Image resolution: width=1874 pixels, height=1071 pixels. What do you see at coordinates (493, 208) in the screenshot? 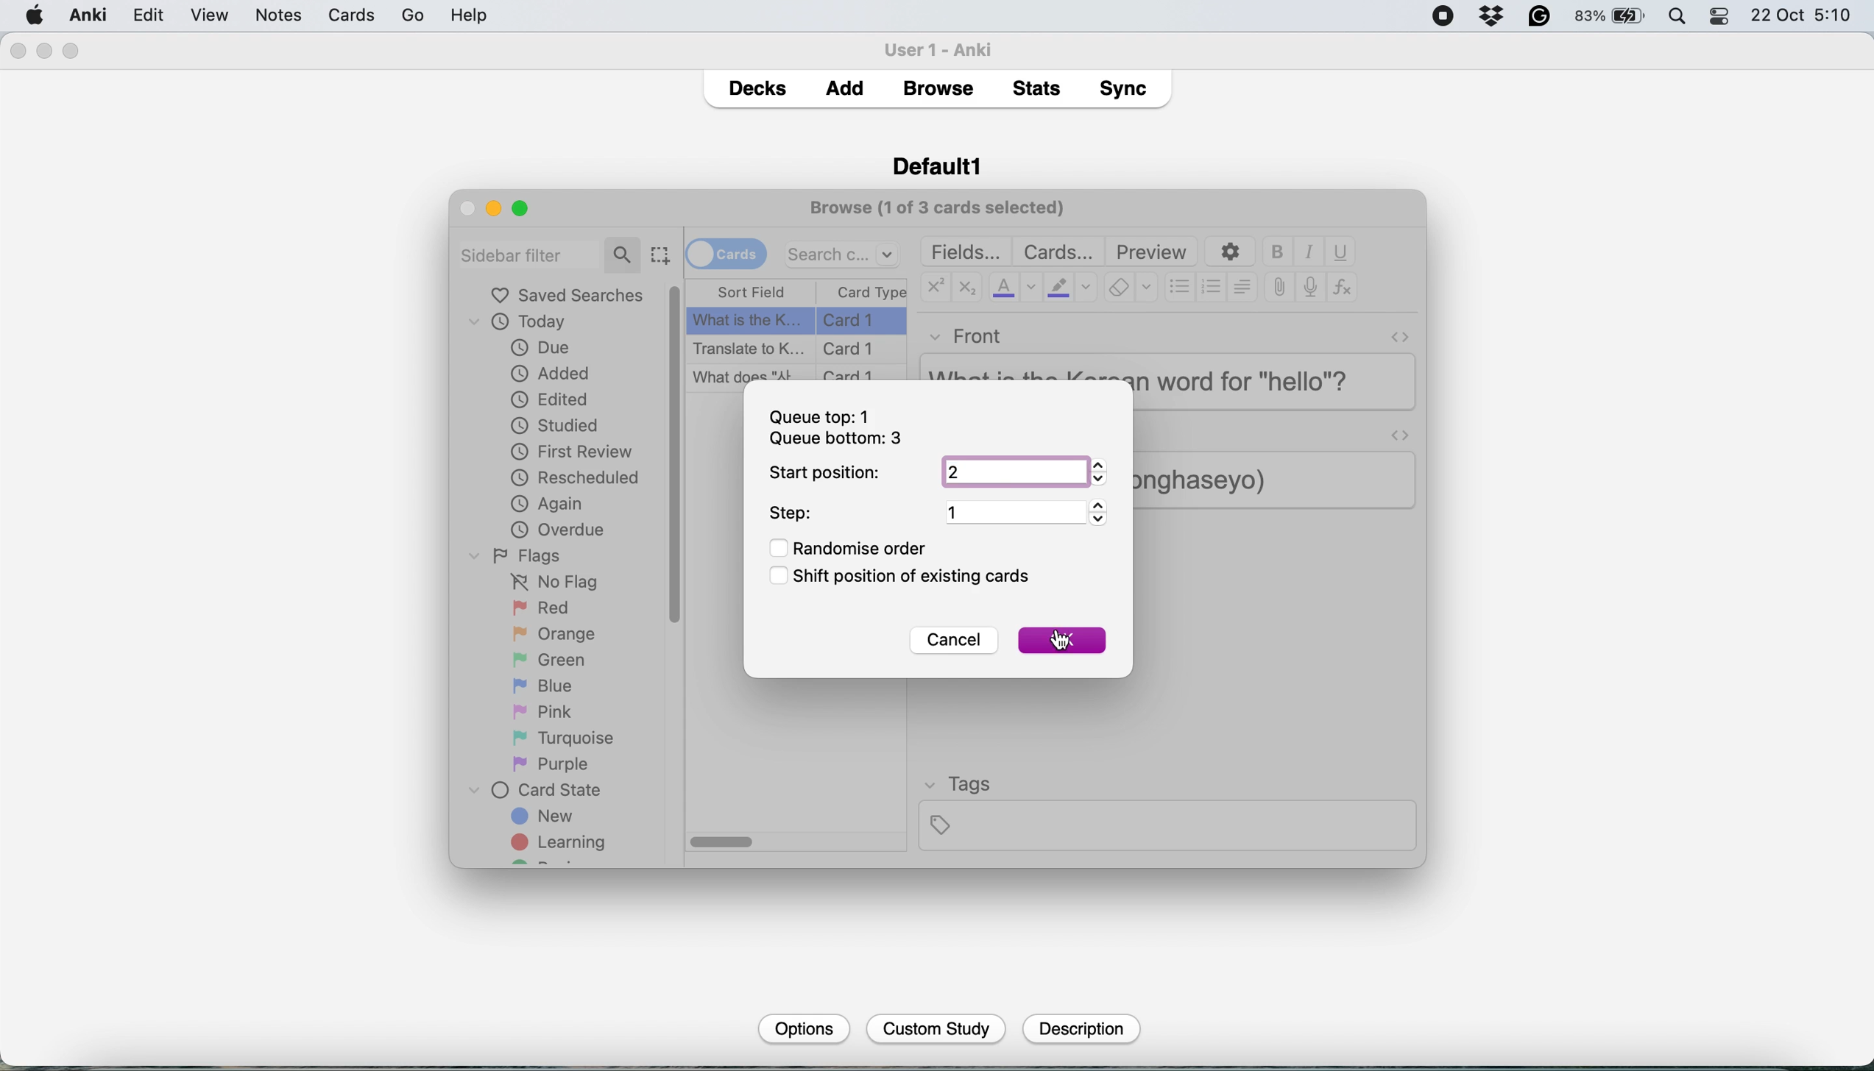
I see `minimise` at bounding box center [493, 208].